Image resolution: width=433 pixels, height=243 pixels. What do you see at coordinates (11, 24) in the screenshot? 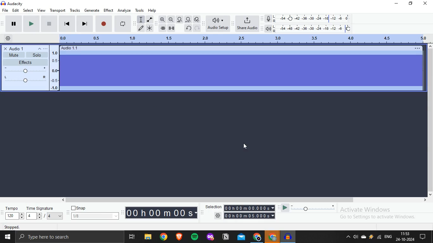
I see `Play` at bounding box center [11, 24].